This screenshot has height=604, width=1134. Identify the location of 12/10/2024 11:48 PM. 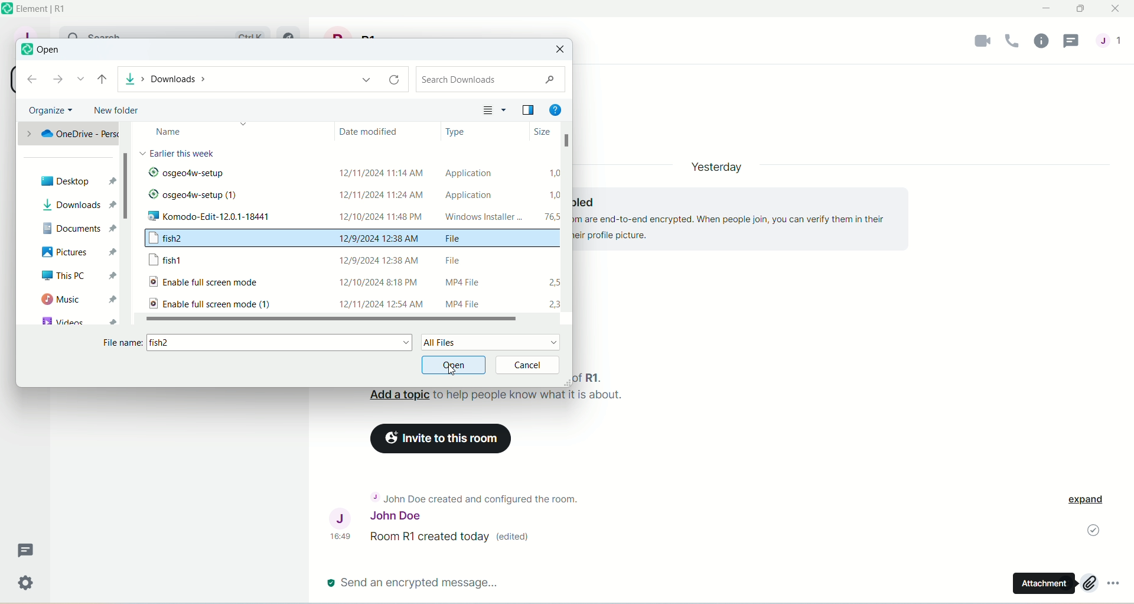
(386, 216).